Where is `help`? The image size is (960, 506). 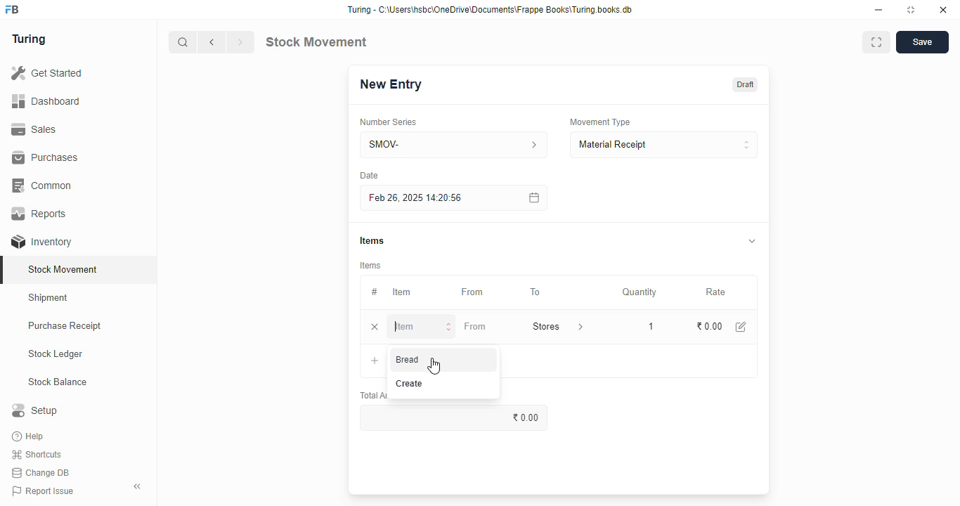
help is located at coordinates (30, 436).